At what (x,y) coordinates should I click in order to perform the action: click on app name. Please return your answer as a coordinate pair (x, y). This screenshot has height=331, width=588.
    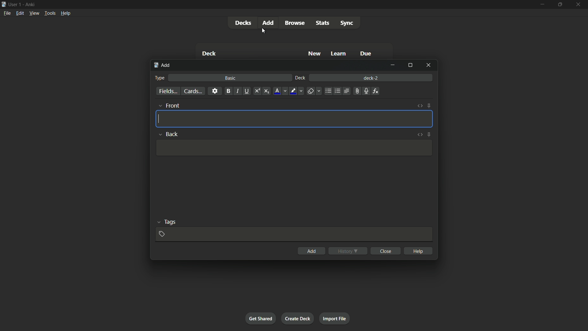
    Looking at the image, I should click on (30, 5).